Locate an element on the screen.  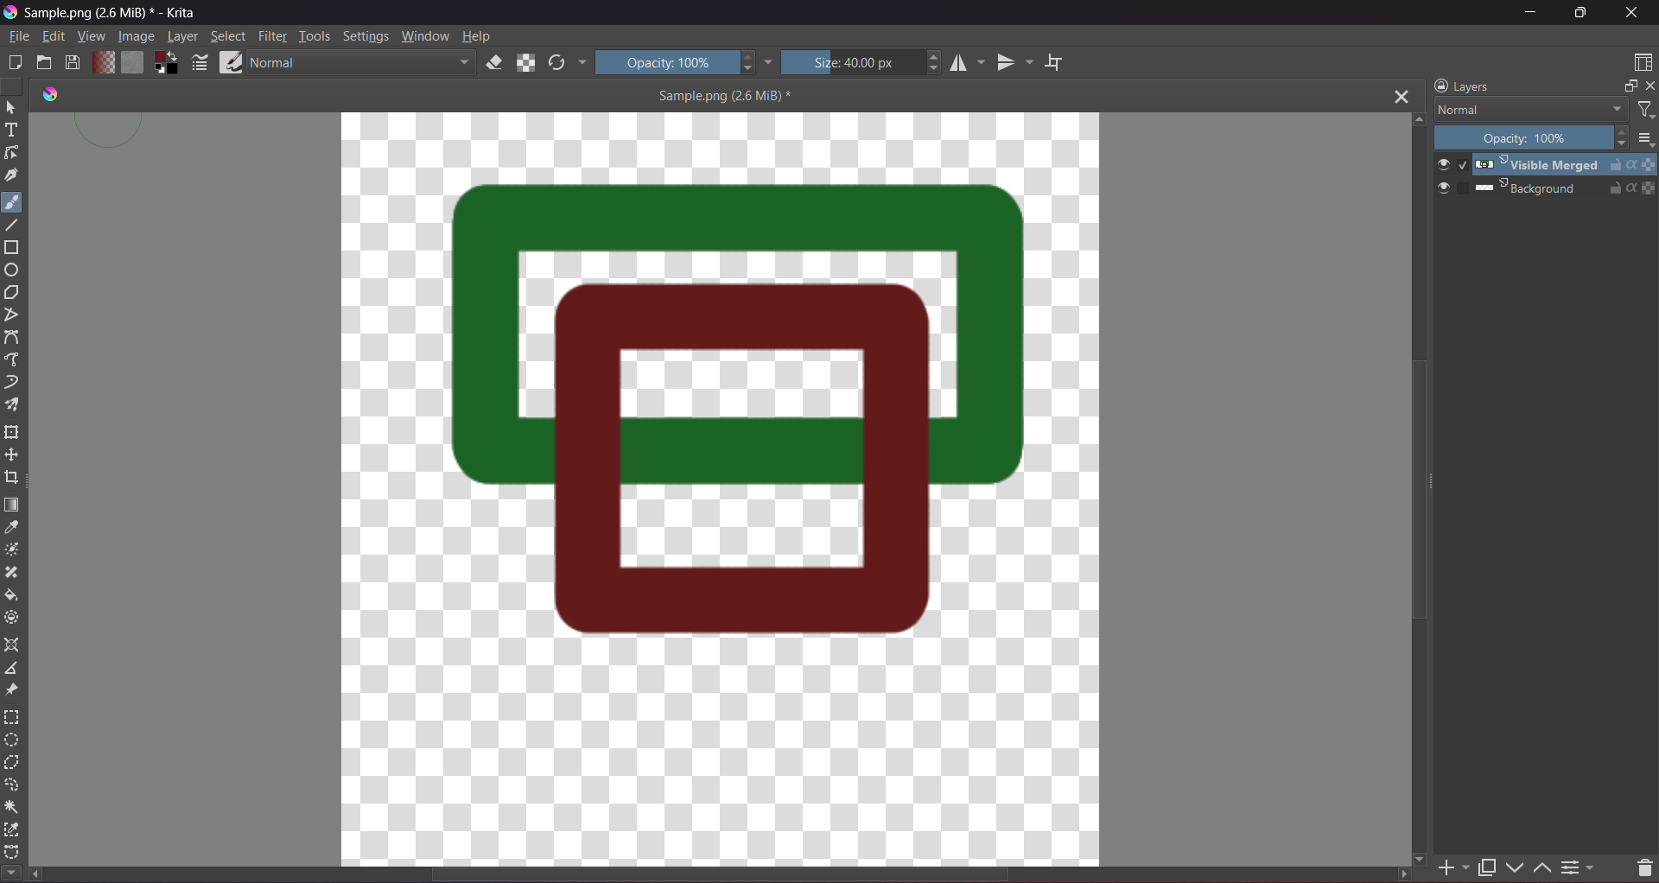
Canvas is located at coordinates (722, 488).